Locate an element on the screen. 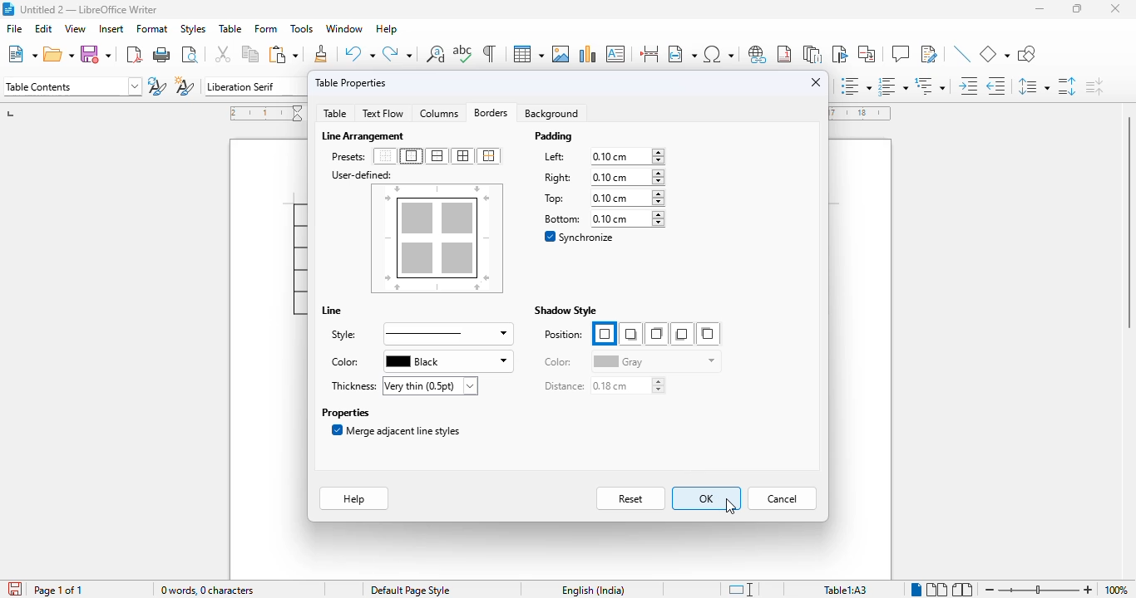 The height and width of the screenshot is (598, 1136). zoom out is located at coordinates (990, 590).